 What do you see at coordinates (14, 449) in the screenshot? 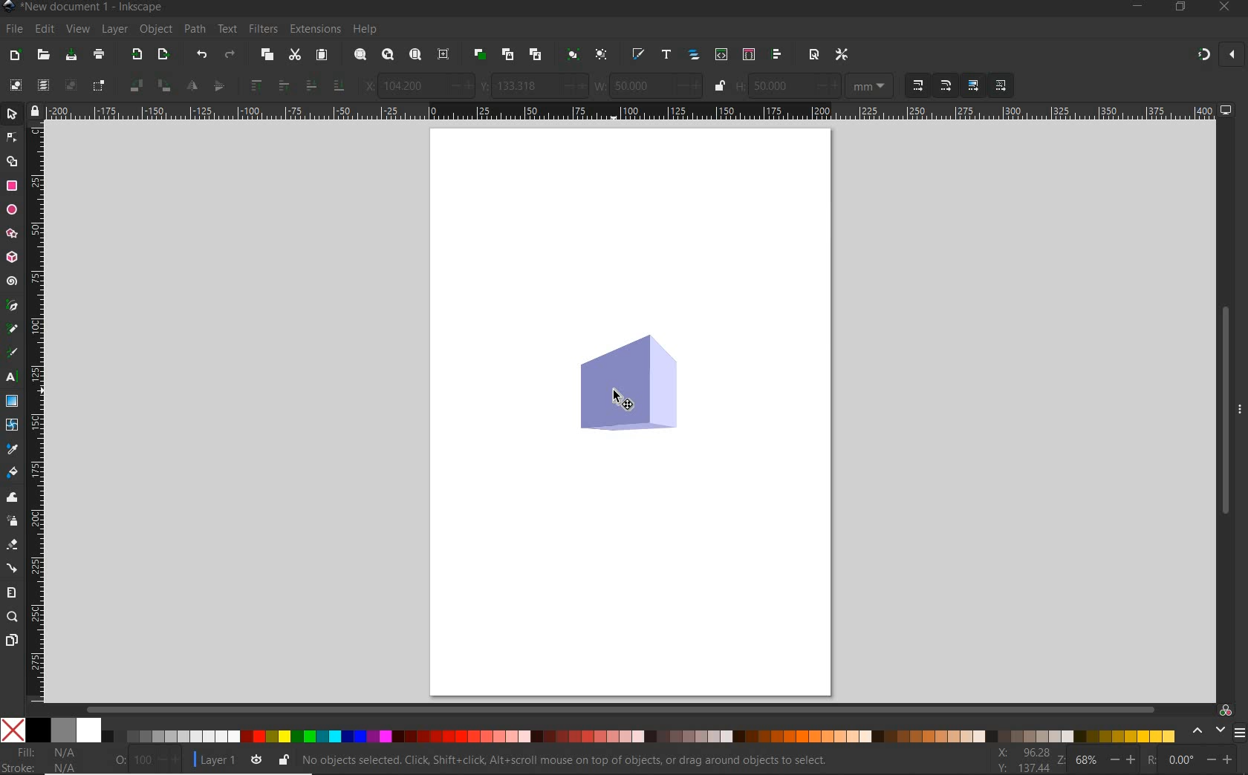
I see `dropper tool` at bounding box center [14, 449].